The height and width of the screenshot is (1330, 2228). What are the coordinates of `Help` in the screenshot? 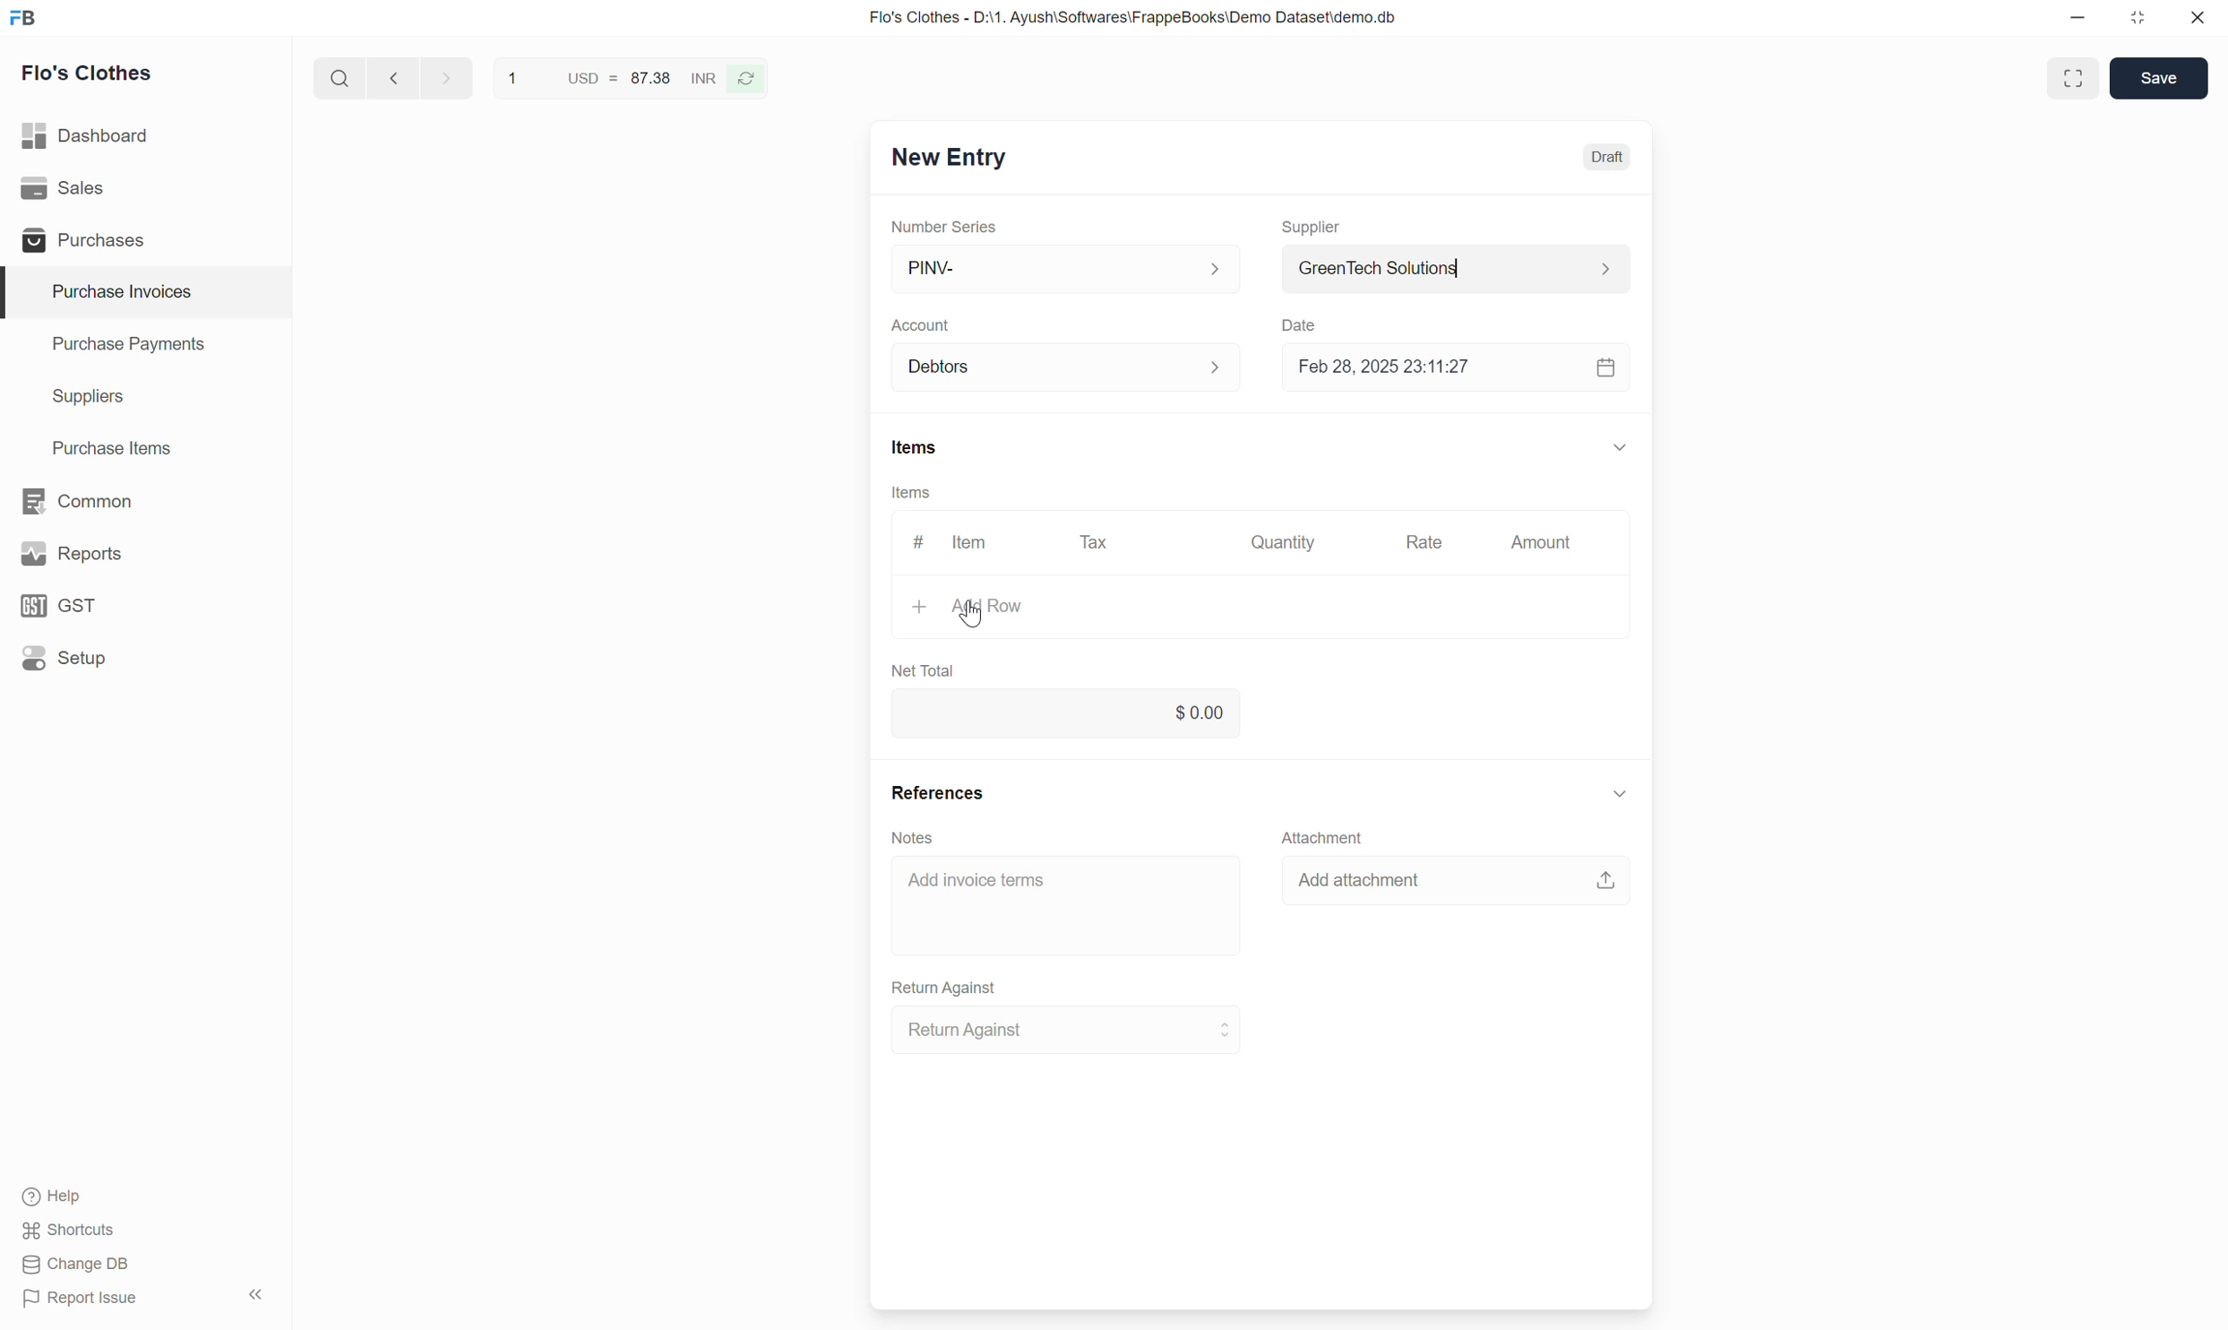 It's located at (56, 1196).